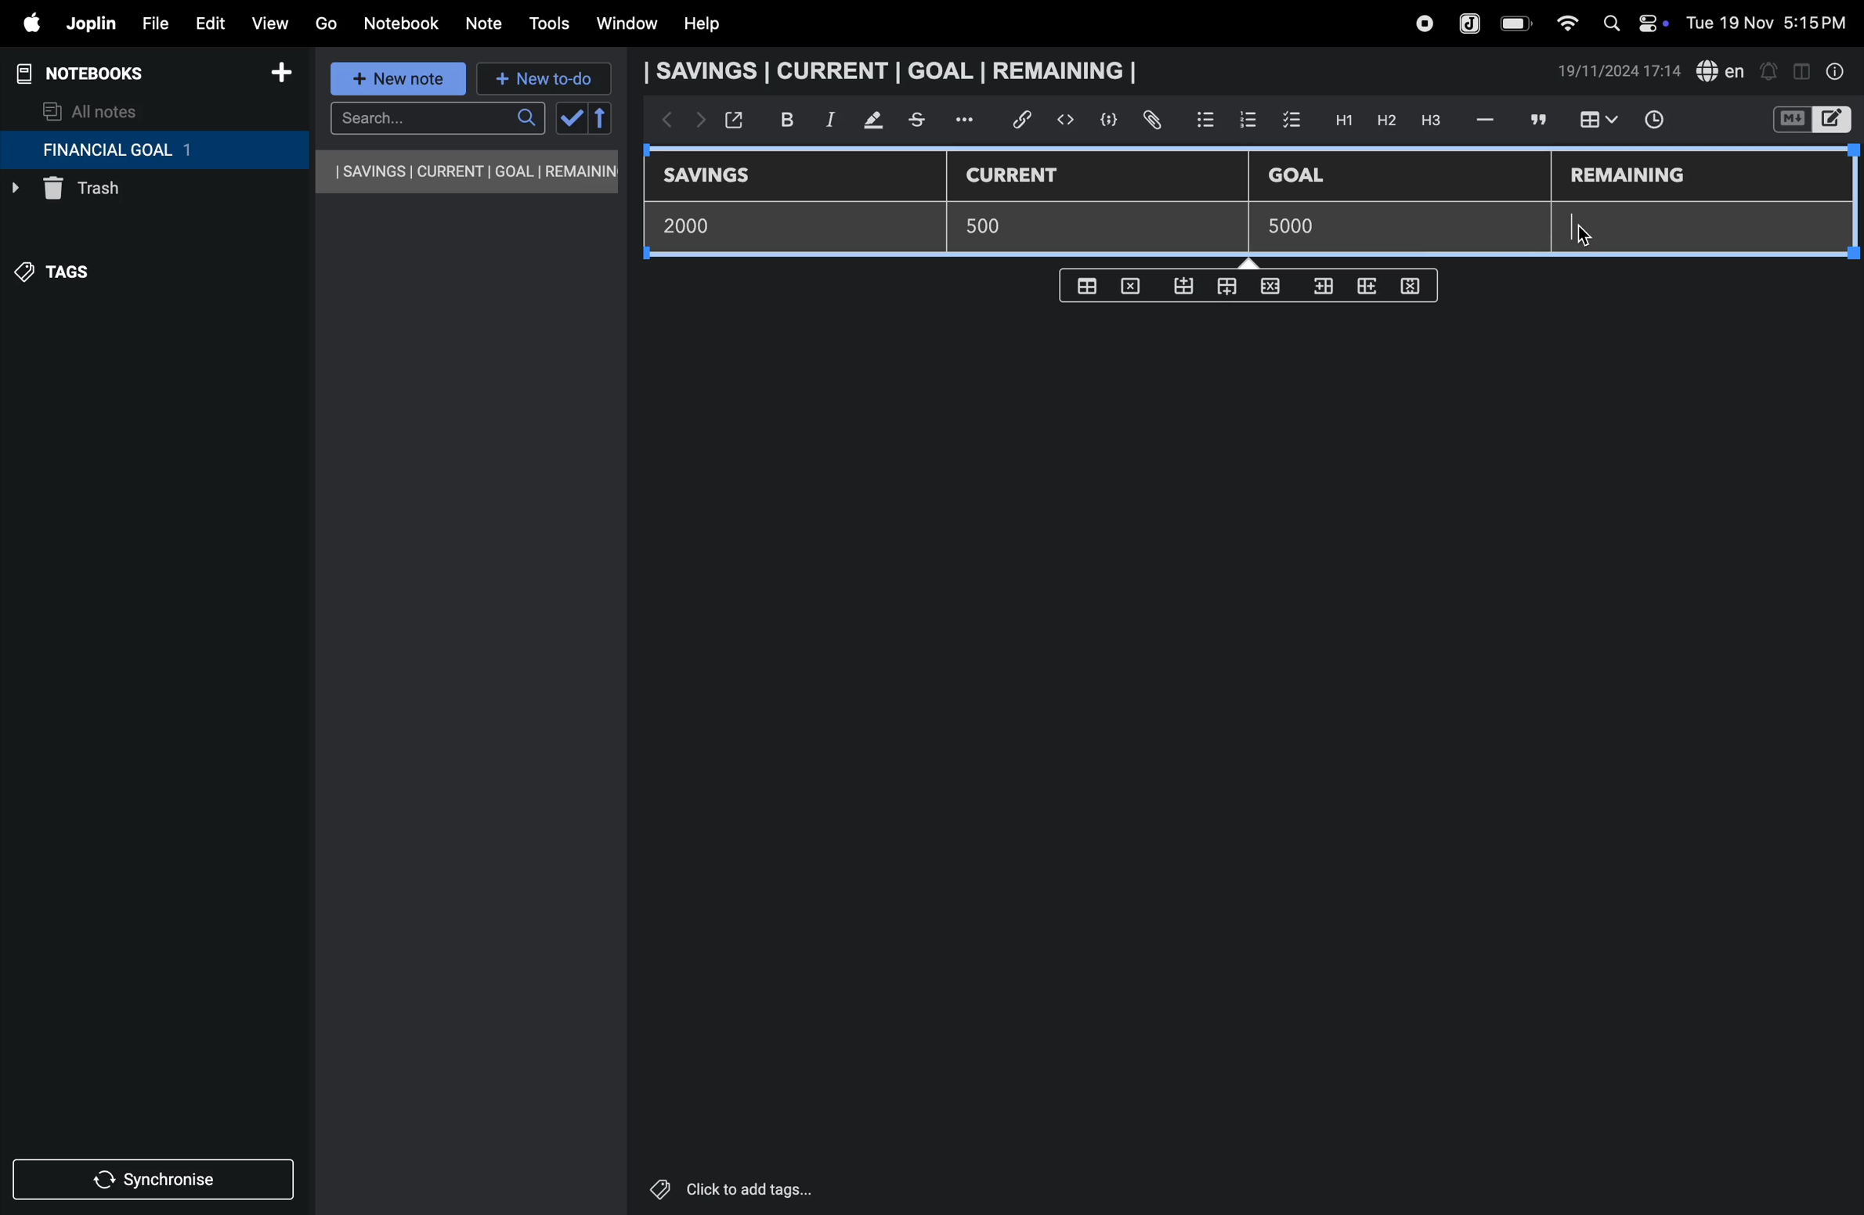 The width and height of the screenshot is (1864, 1215). Describe the element at coordinates (1431, 121) in the screenshot. I see `heading 3` at that location.